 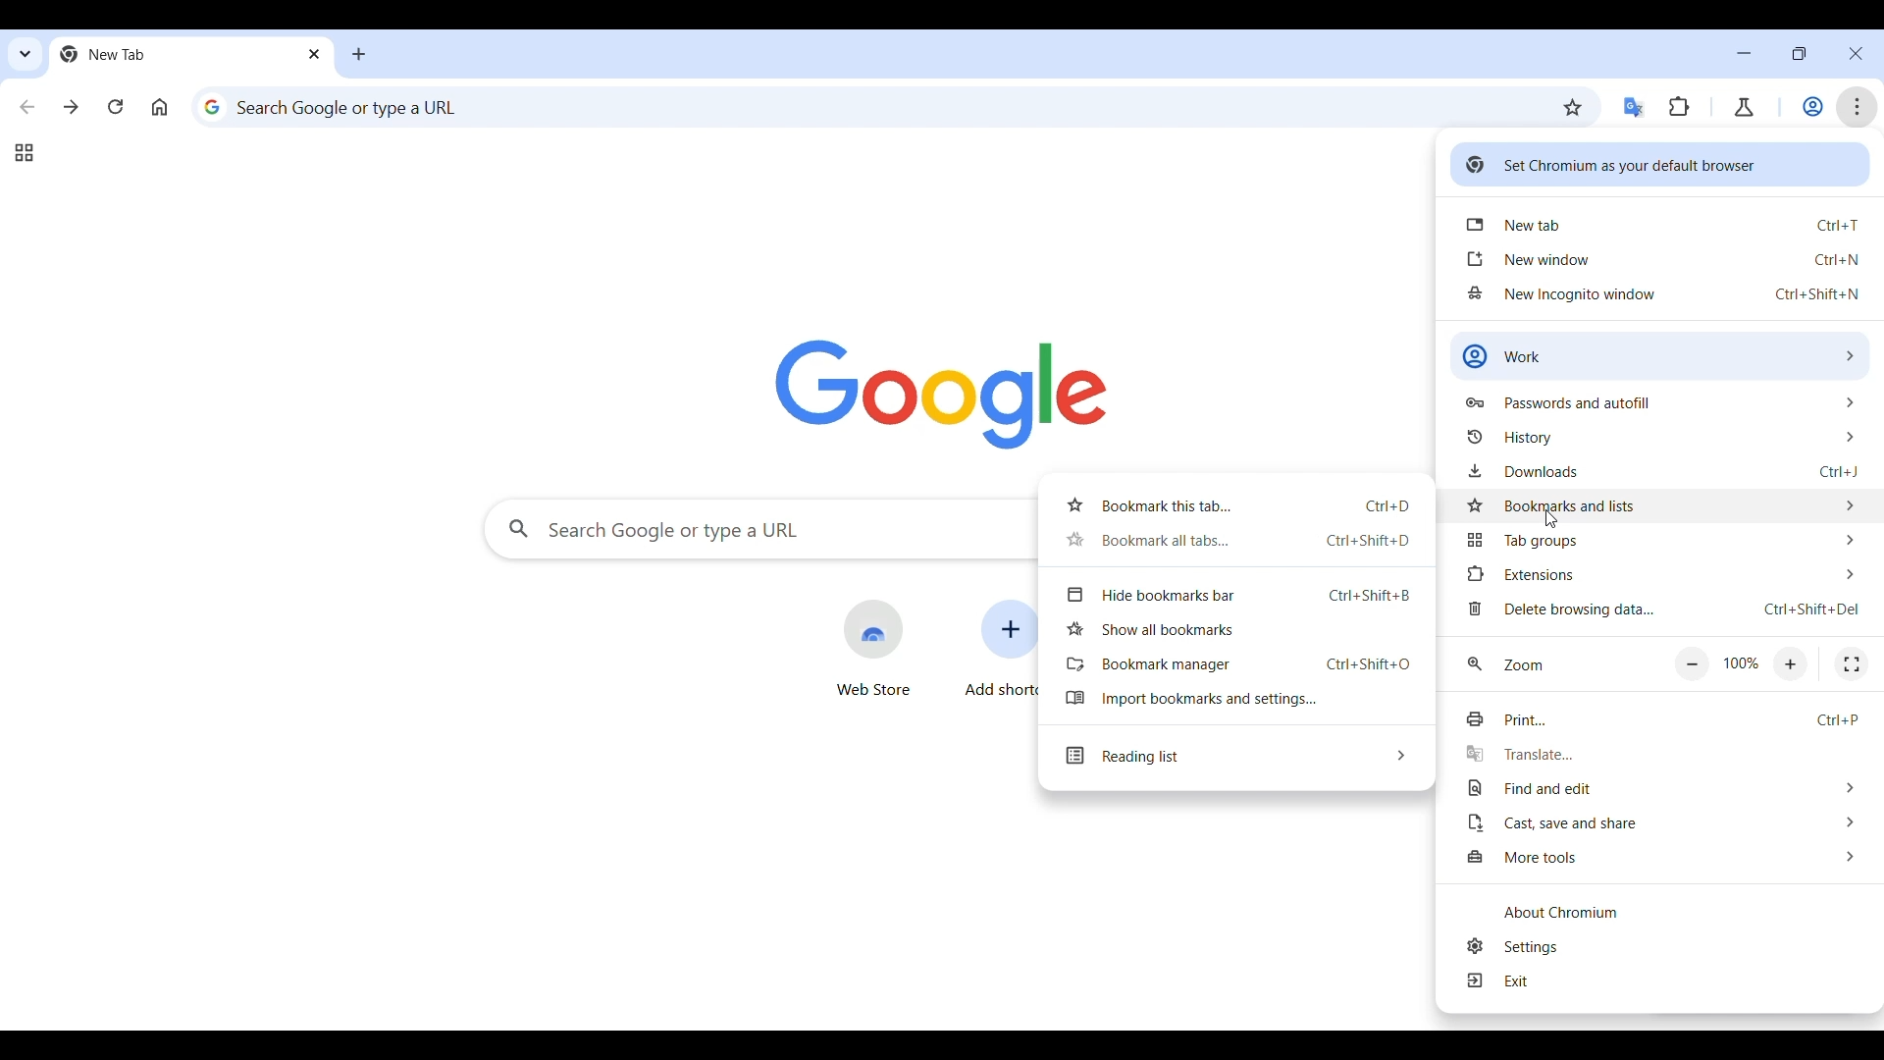 I want to click on Go forward, so click(x=72, y=106).